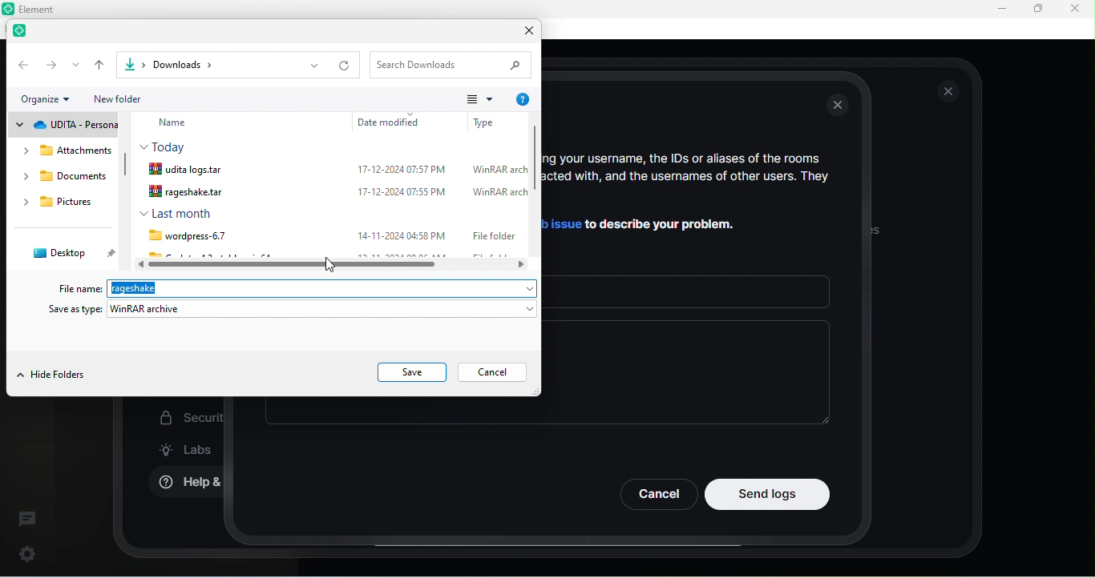 The width and height of the screenshot is (1095, 578). I want to click on desktop, so click(69, 253).